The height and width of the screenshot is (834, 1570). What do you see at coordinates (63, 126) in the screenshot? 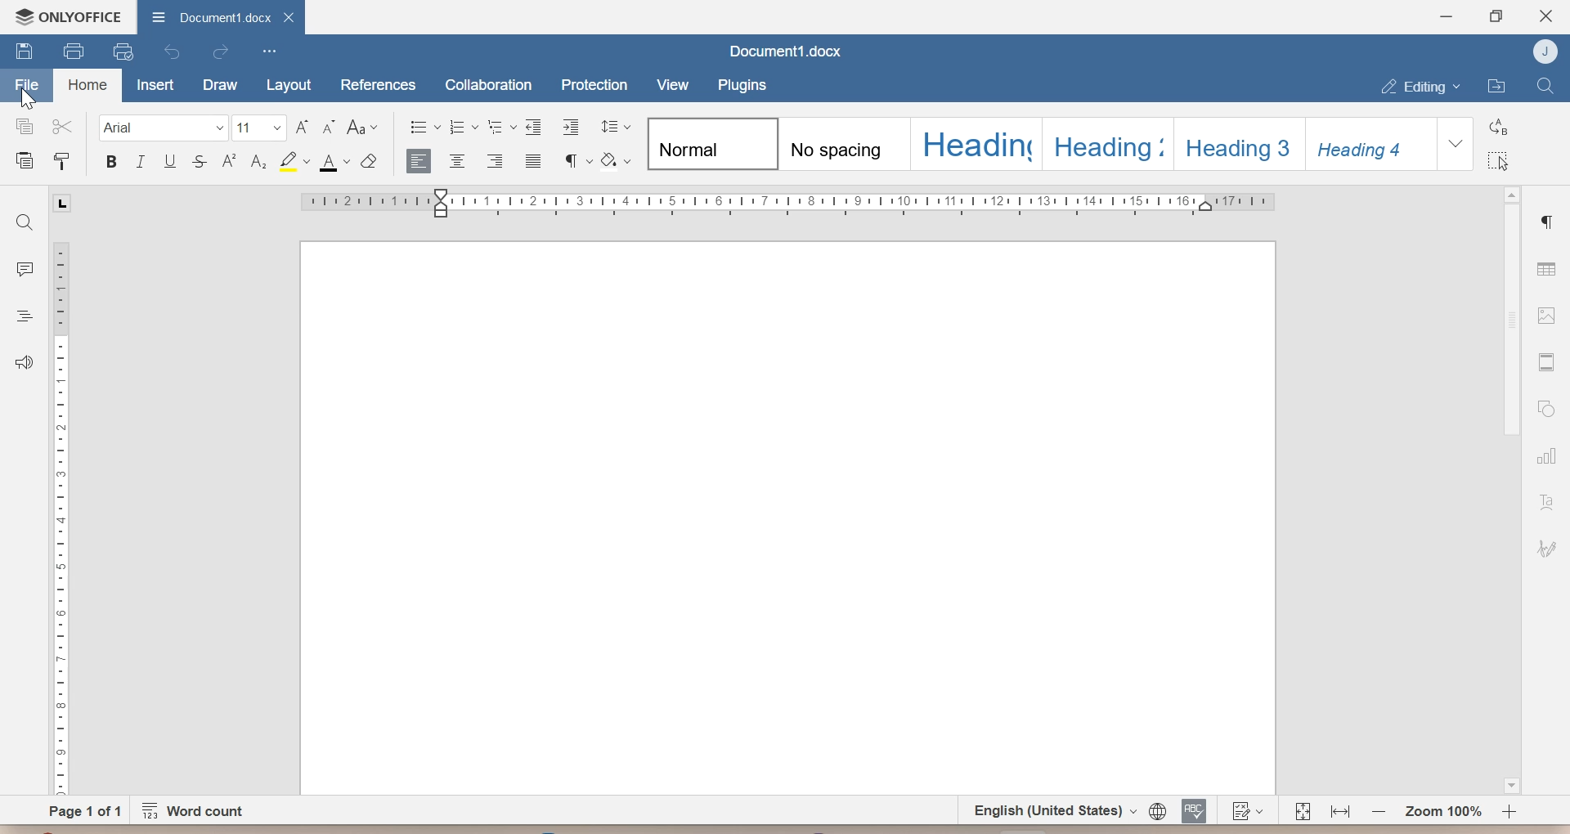
I see `Cut` at bounding box center [63, 126].